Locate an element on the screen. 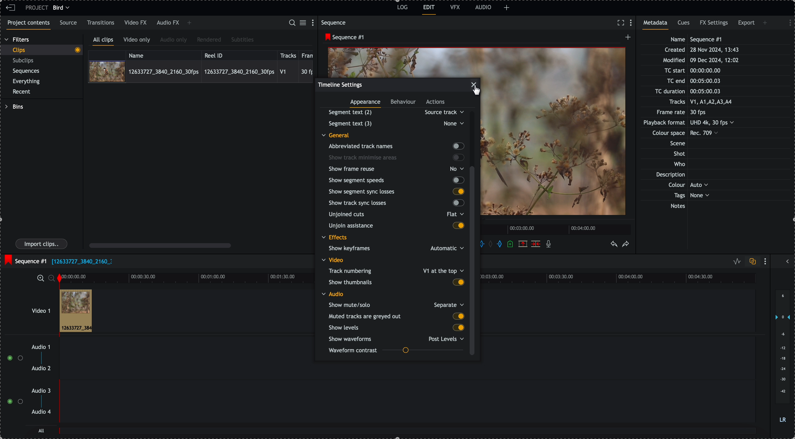 This screenshot has height=439, width=795. show/hide full audio mix is located at coordinates (787, 261).